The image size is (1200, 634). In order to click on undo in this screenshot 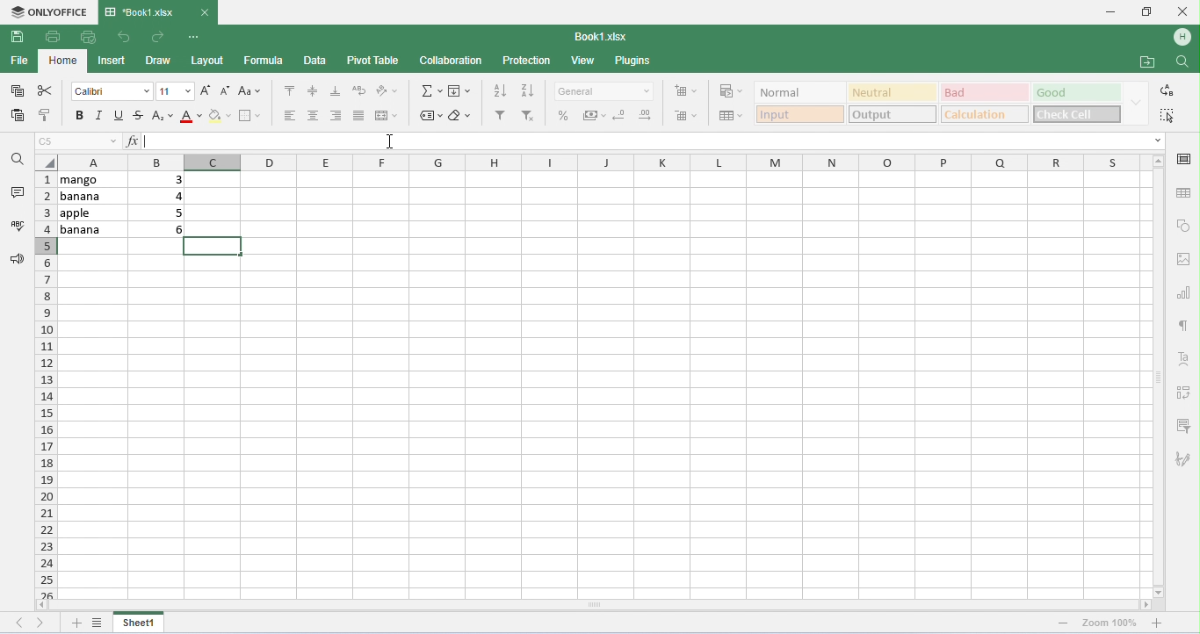, I will do `click(122, 37)`.